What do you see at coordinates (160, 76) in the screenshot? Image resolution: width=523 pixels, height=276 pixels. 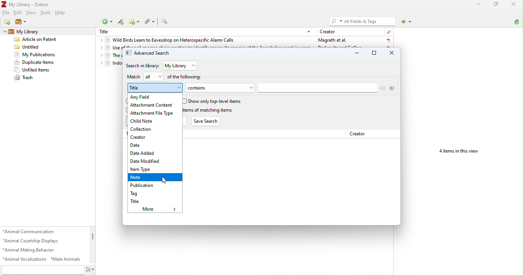 I see `drop-down` at bounding box center [160, 76].